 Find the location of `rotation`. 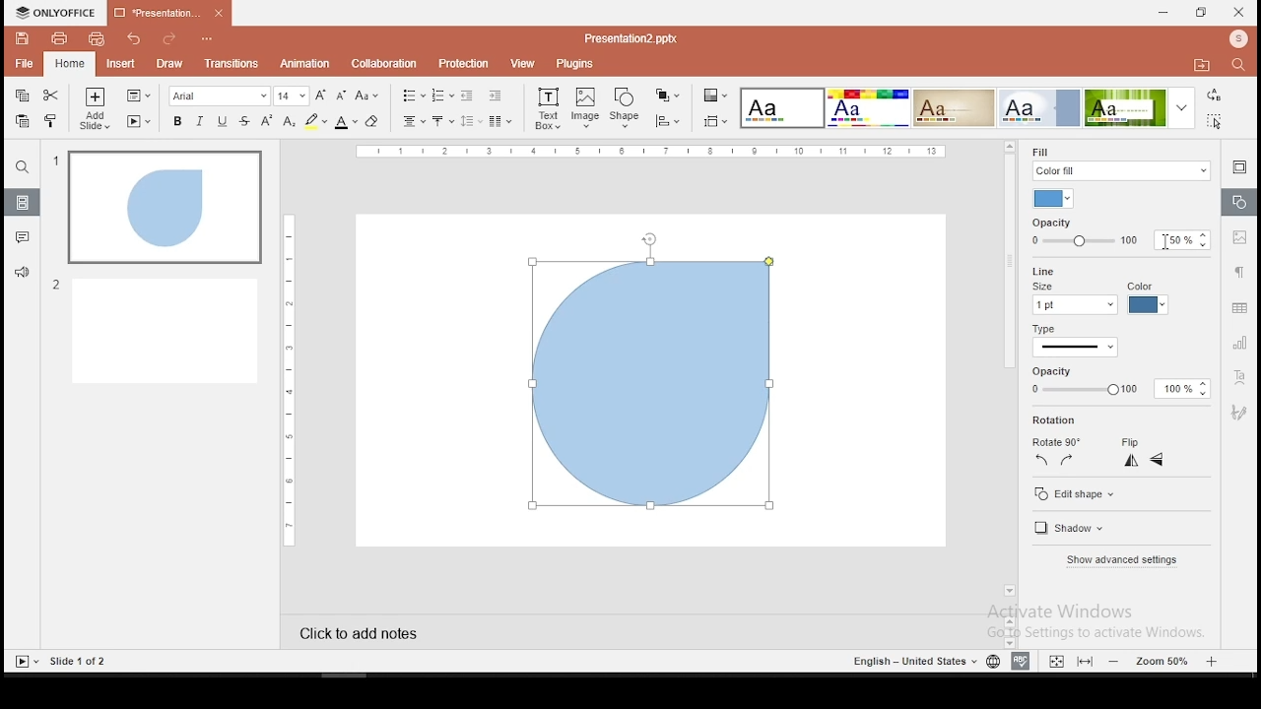

rotation is located at coordinates (1057, 420).